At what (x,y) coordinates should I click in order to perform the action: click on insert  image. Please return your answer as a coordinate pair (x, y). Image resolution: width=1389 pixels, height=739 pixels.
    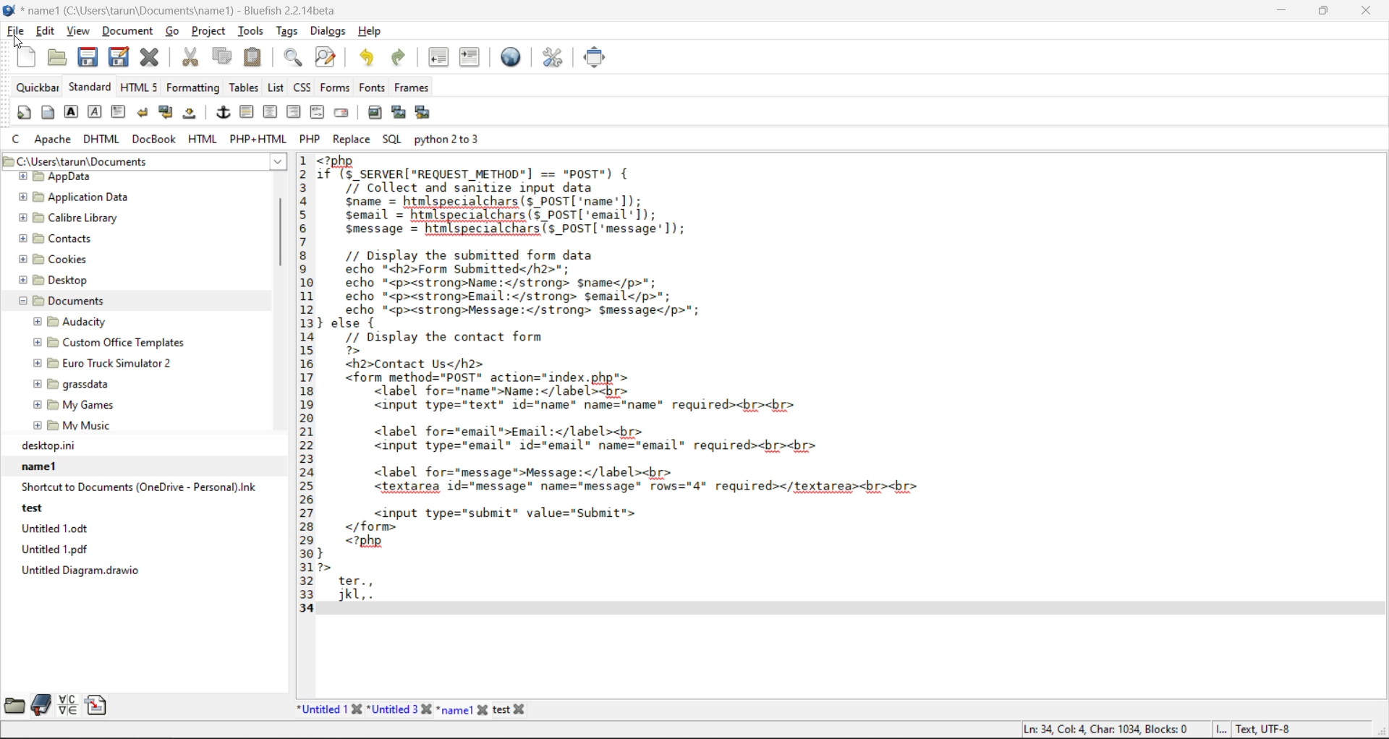
    Looking at the image, I should click on (375, 111).